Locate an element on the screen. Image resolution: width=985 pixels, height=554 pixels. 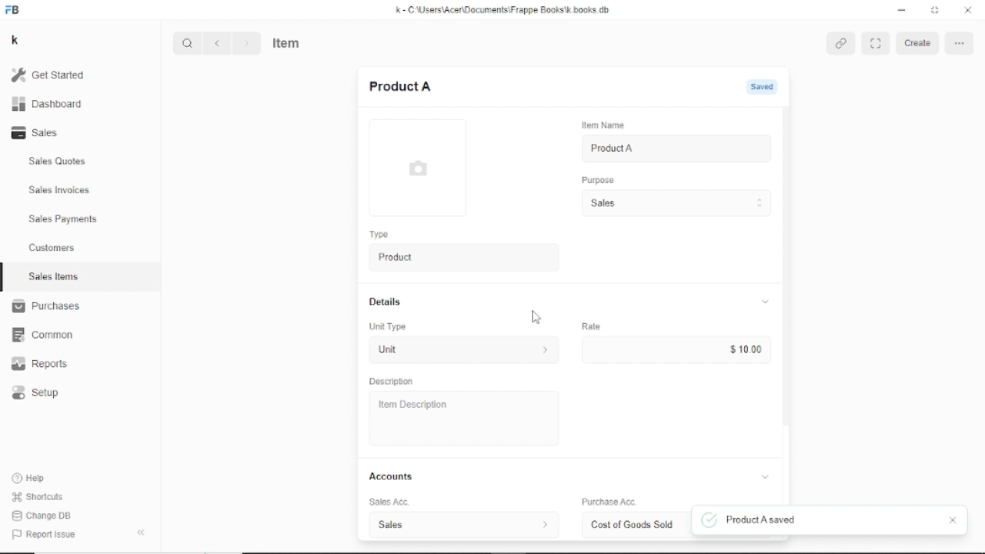
Shortcuts is located at coordinates (39, 498).